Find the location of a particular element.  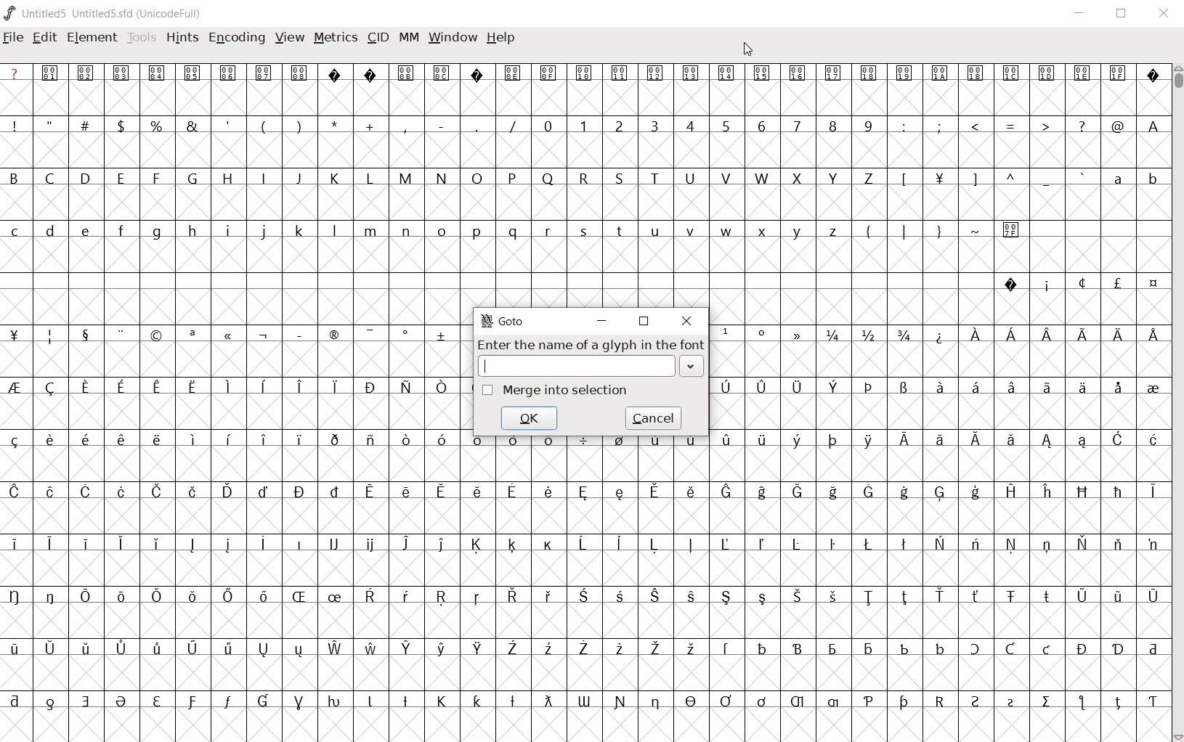

W is located at coordinates (762, 176).